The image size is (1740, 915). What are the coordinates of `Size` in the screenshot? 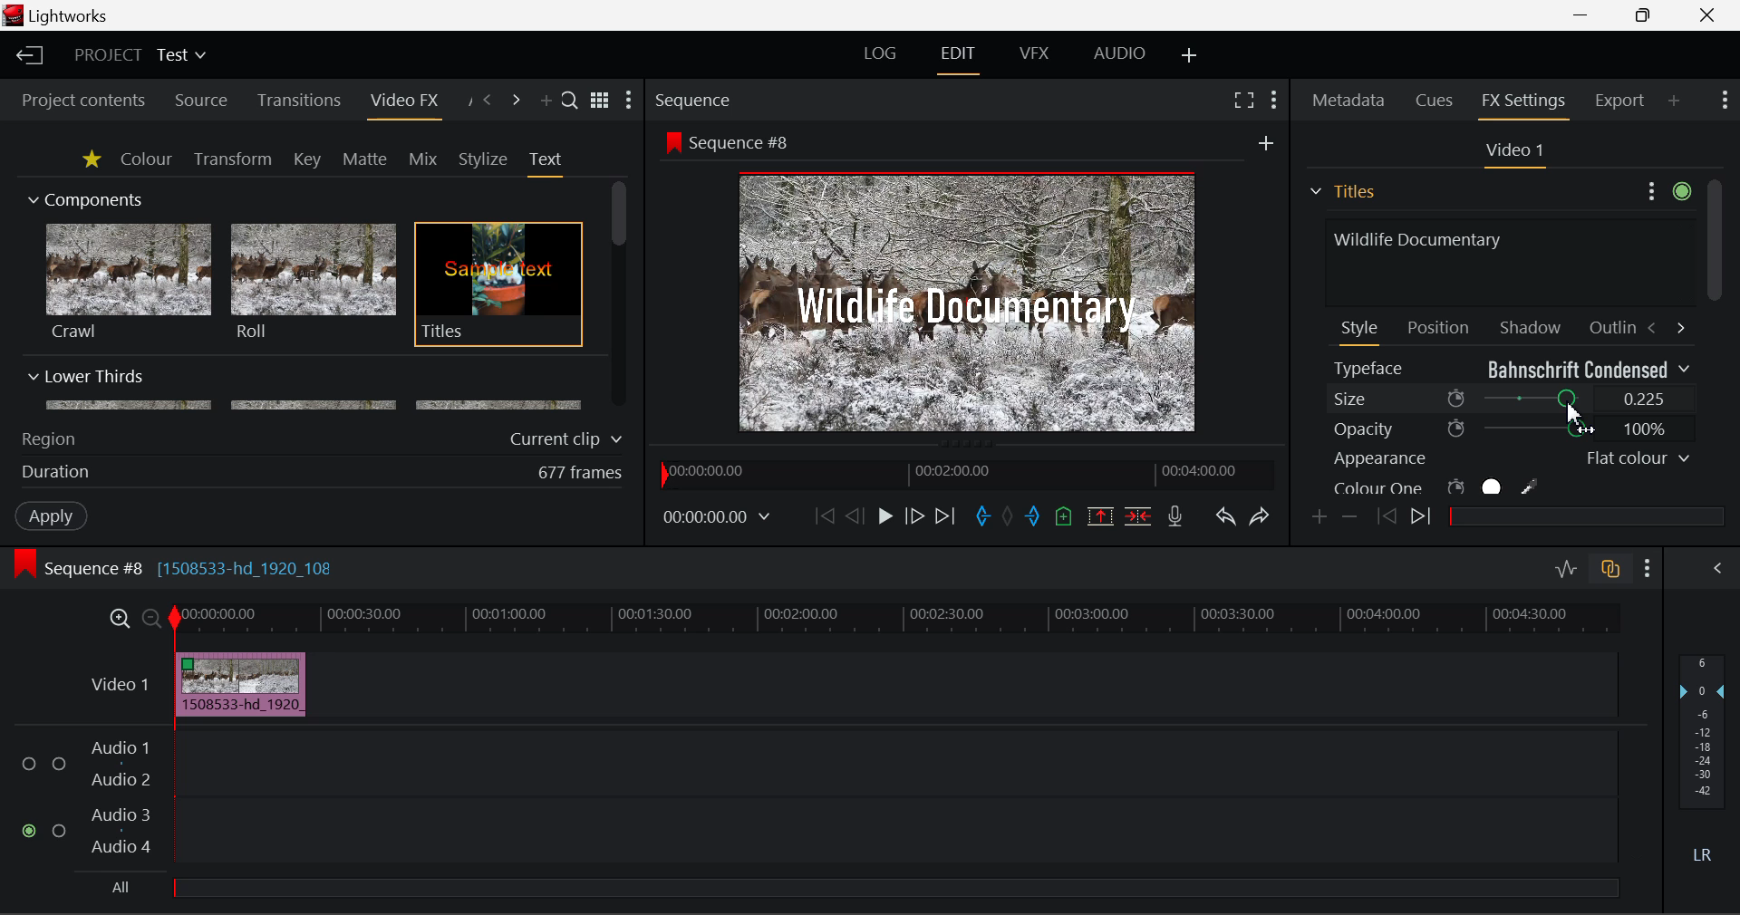 It's located at (1512, 398).